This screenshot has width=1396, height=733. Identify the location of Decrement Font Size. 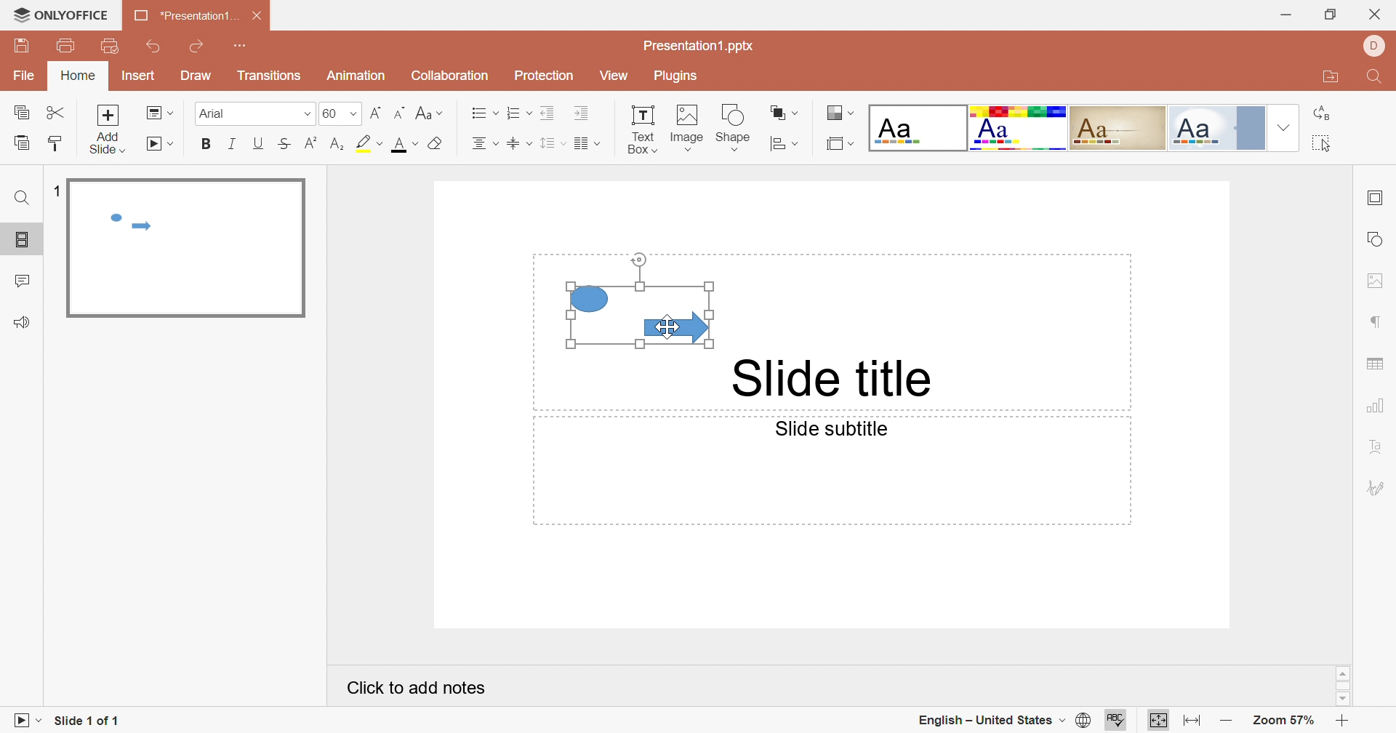
(399, 109).